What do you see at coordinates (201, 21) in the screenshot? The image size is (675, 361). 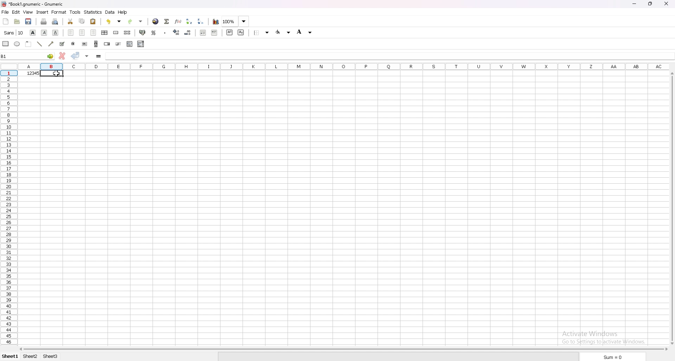 I see `sort descending` at bounding box center [201, 21].